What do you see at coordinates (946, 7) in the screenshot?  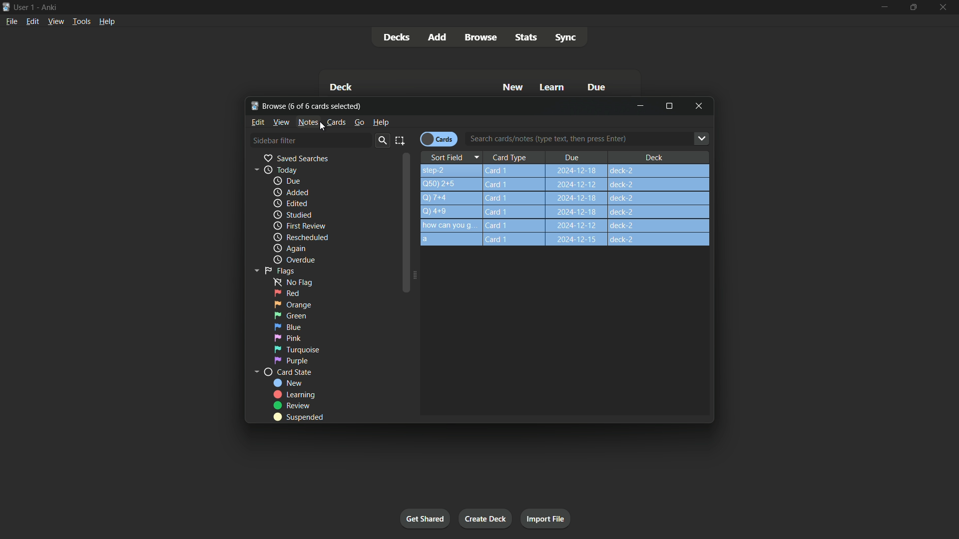 I see `Close app` at bounding box center [946, 7].